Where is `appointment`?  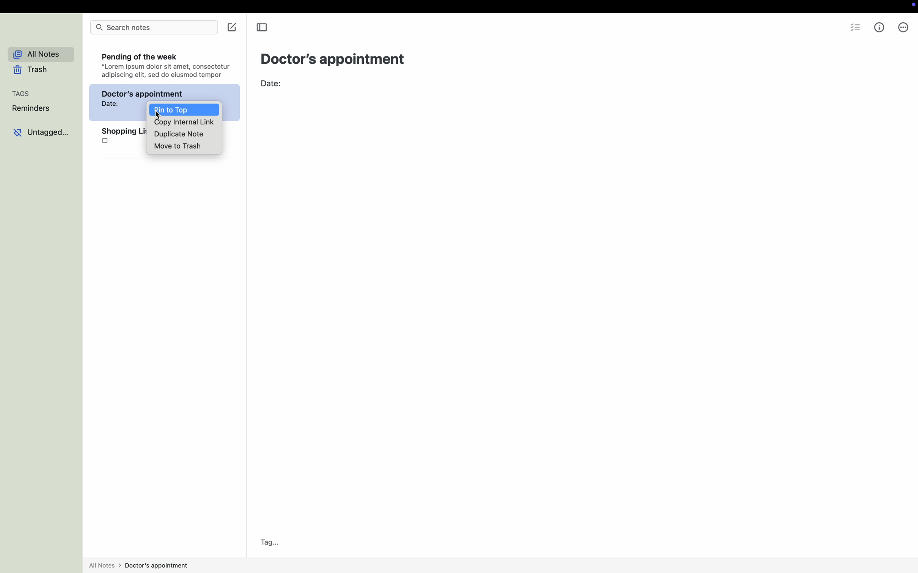 appointment is located at coordinates (191, 94).